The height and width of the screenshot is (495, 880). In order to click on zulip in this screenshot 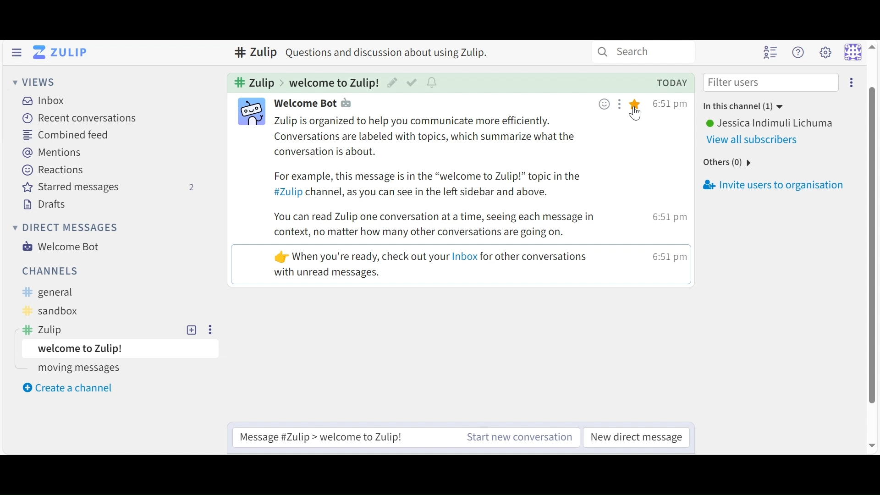, I will do `click(250, 53)`.